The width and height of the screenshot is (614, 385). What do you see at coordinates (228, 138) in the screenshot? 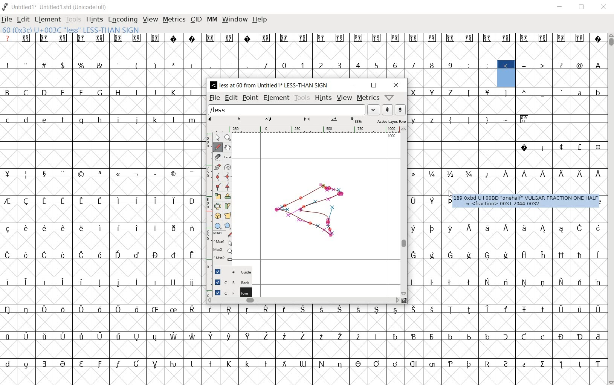
I see `Magnify` at bounding box center [228, 138].